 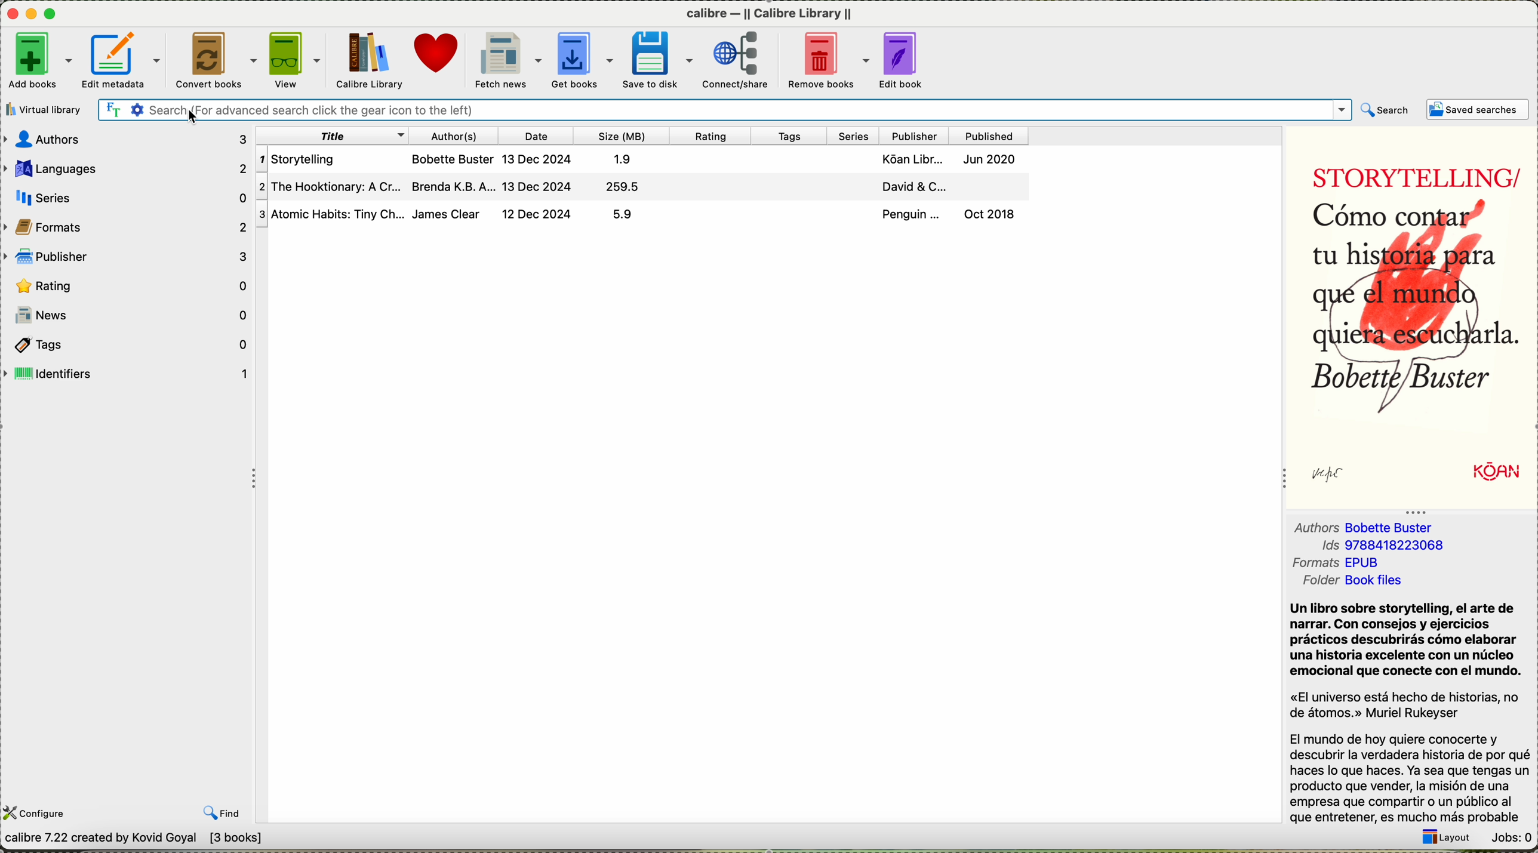 I want to click on date, so click(x=542, y=134).